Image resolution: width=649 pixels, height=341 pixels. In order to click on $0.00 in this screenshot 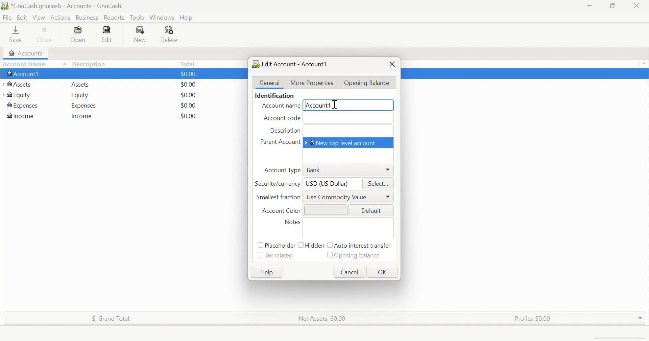, I will do `click(188, 105)`.